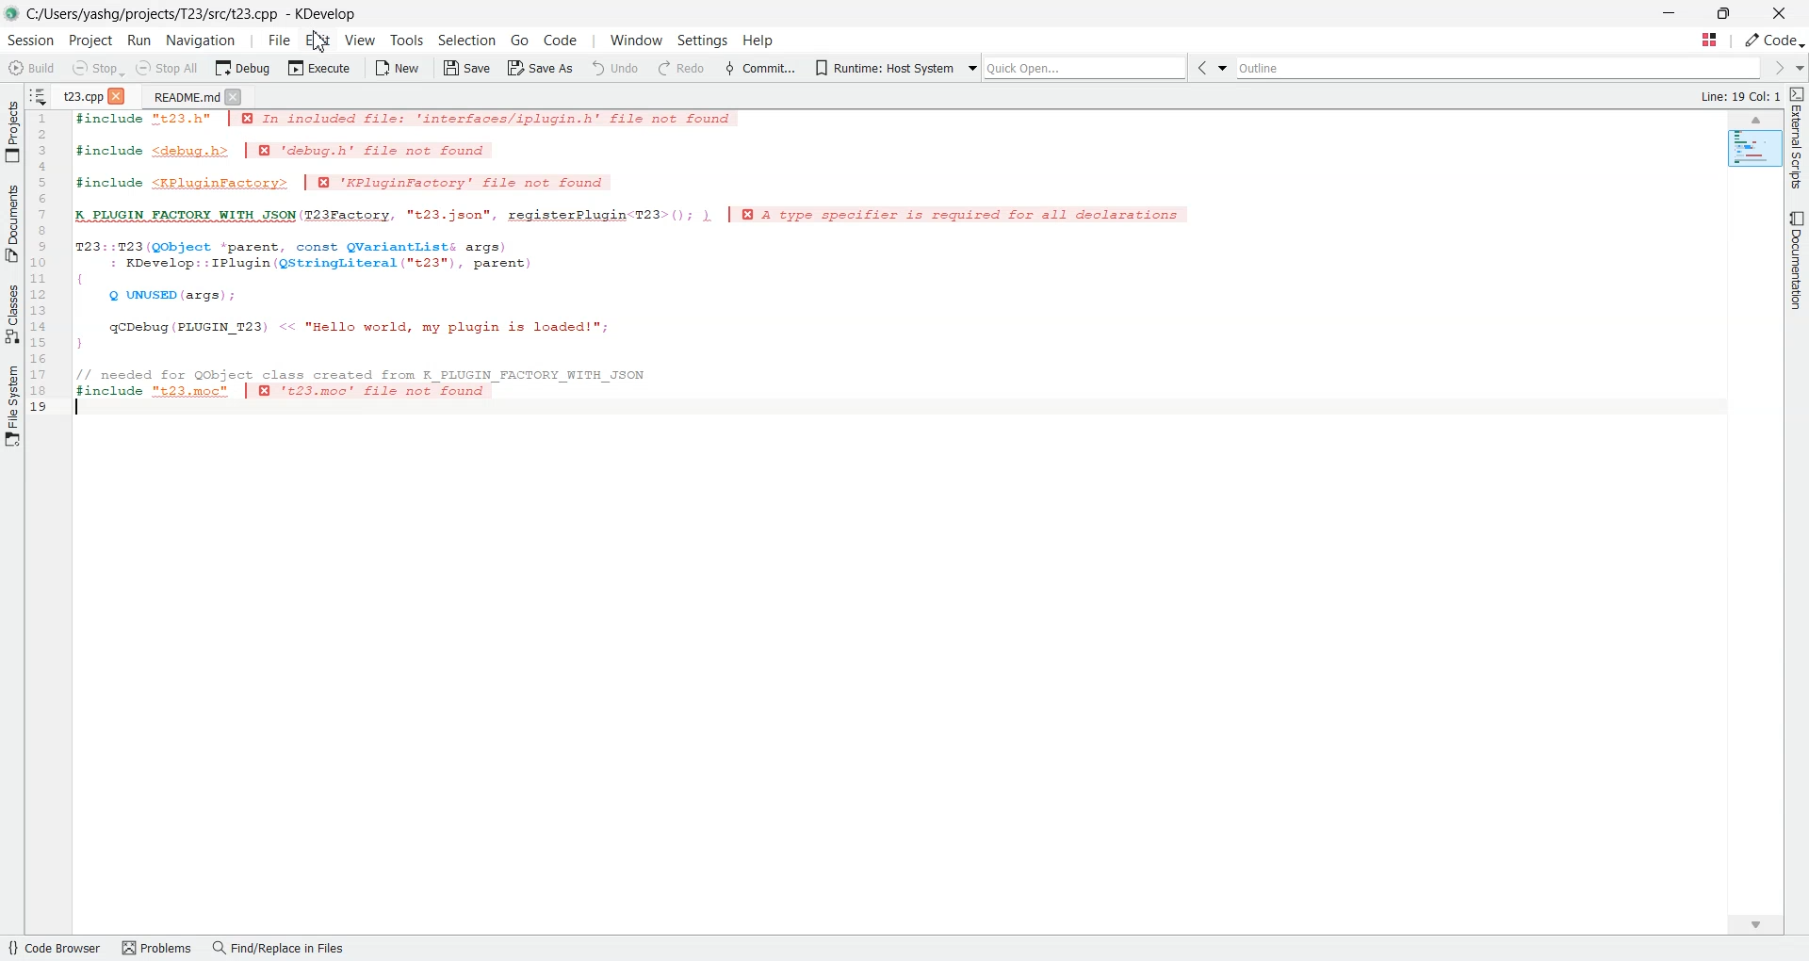 Image resolution: width=1809 pixels, height=961 pixels. I want to click on Scroll up, so click(1756, 120).